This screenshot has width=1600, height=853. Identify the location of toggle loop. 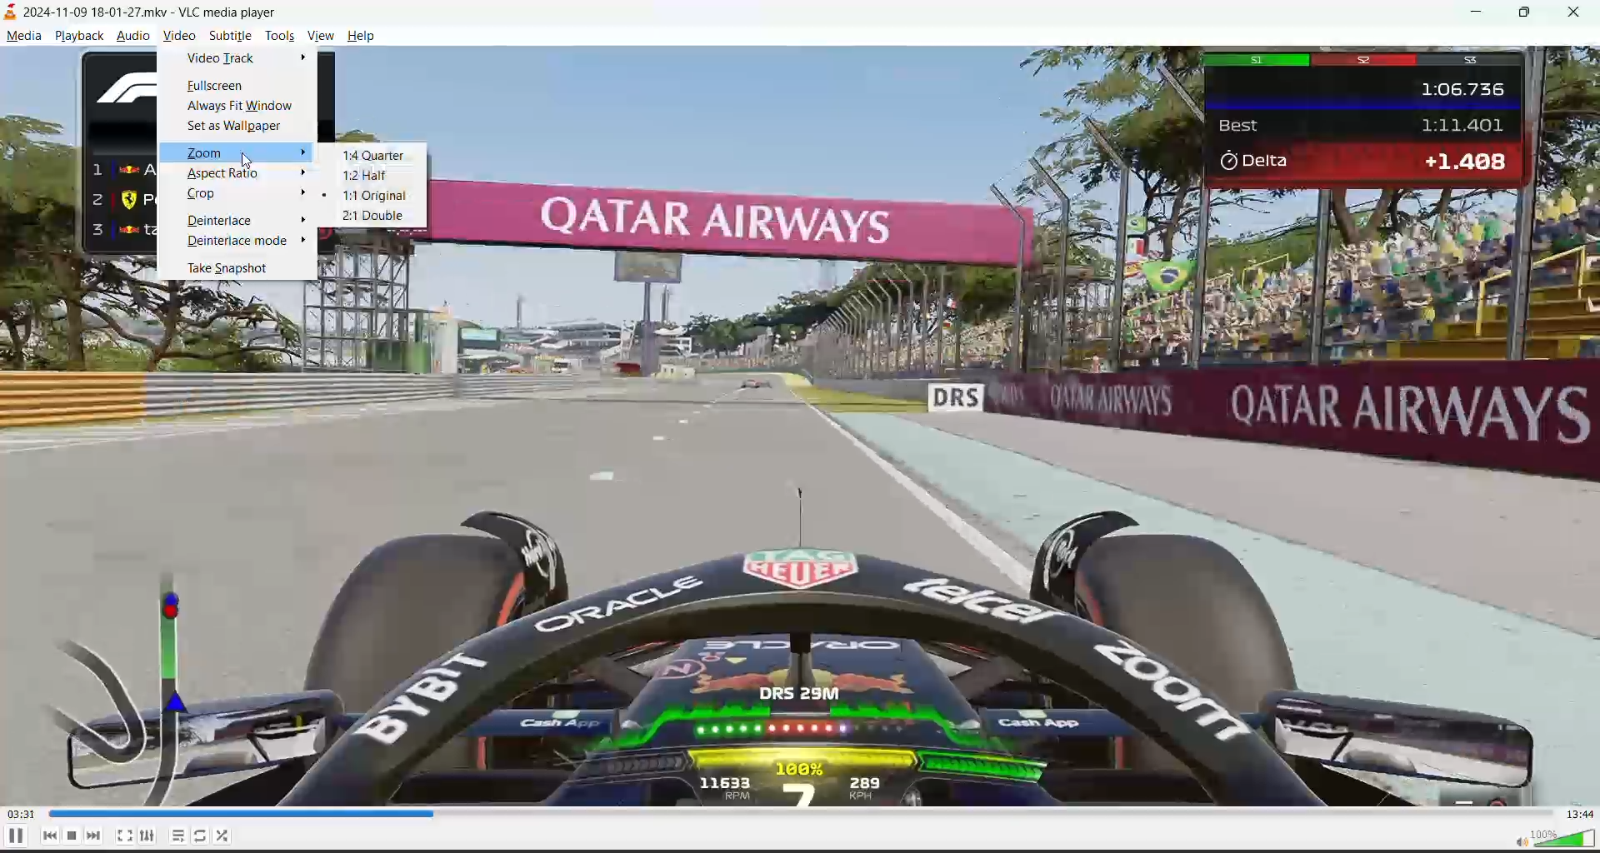
(204, 838).